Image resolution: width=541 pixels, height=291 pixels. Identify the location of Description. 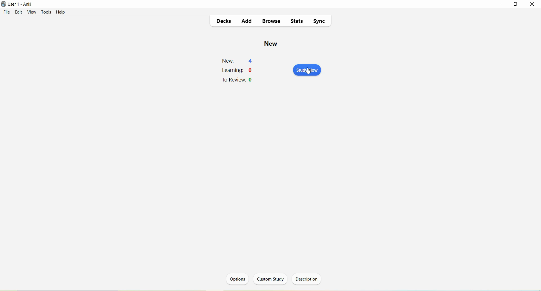
(307, 279).